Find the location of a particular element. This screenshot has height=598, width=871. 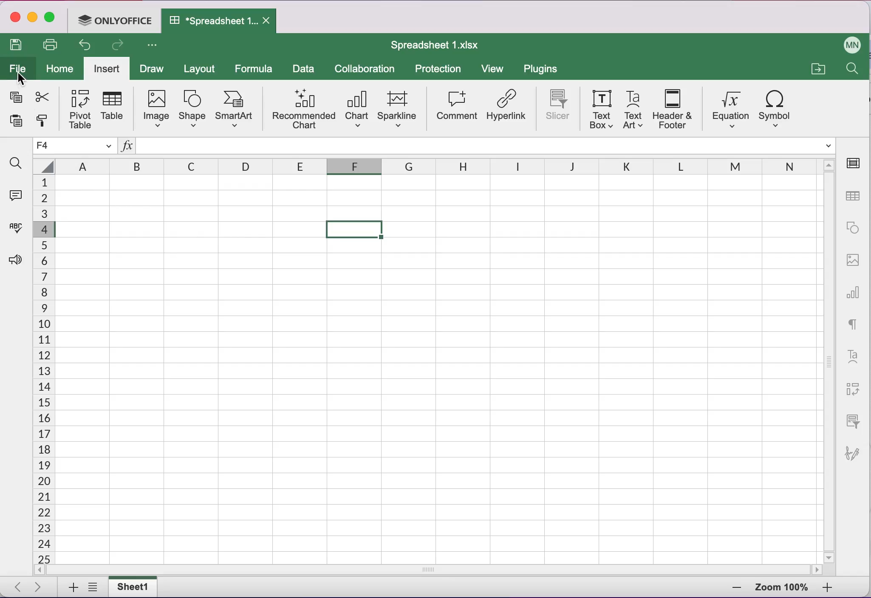

sheet is located at coordinates (131, 587).